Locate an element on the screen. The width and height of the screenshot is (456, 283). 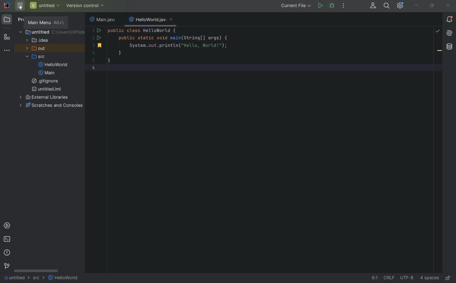
code with me is located at coordinates (373, 5).